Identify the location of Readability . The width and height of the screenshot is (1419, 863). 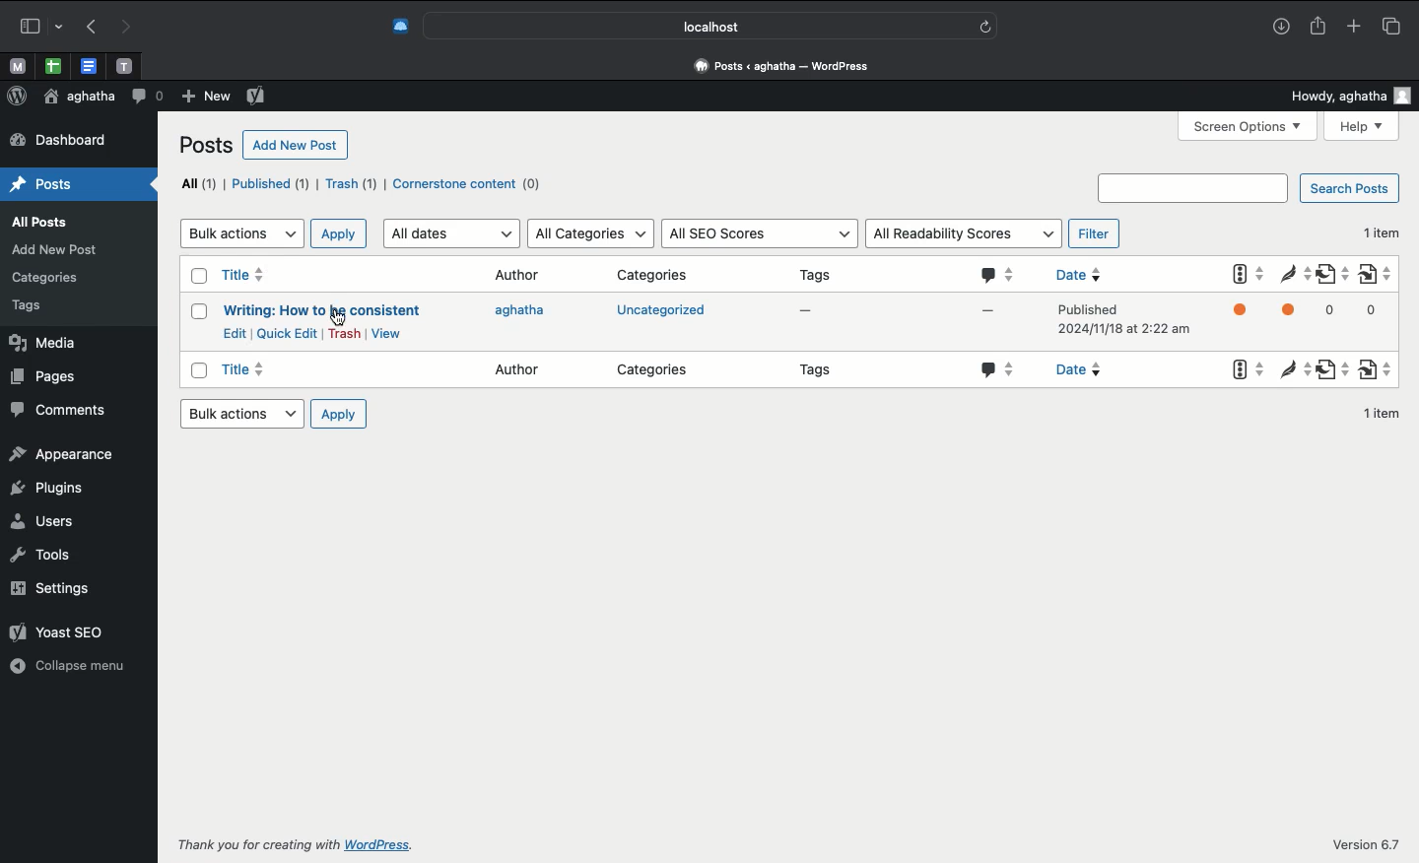
(1294, 273).